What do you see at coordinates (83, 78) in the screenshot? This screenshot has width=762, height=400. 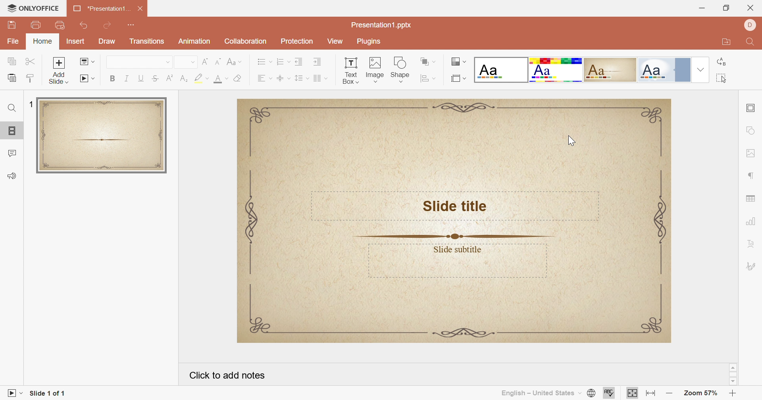 I see `Start slideshow` at bounding box center [83, 78].